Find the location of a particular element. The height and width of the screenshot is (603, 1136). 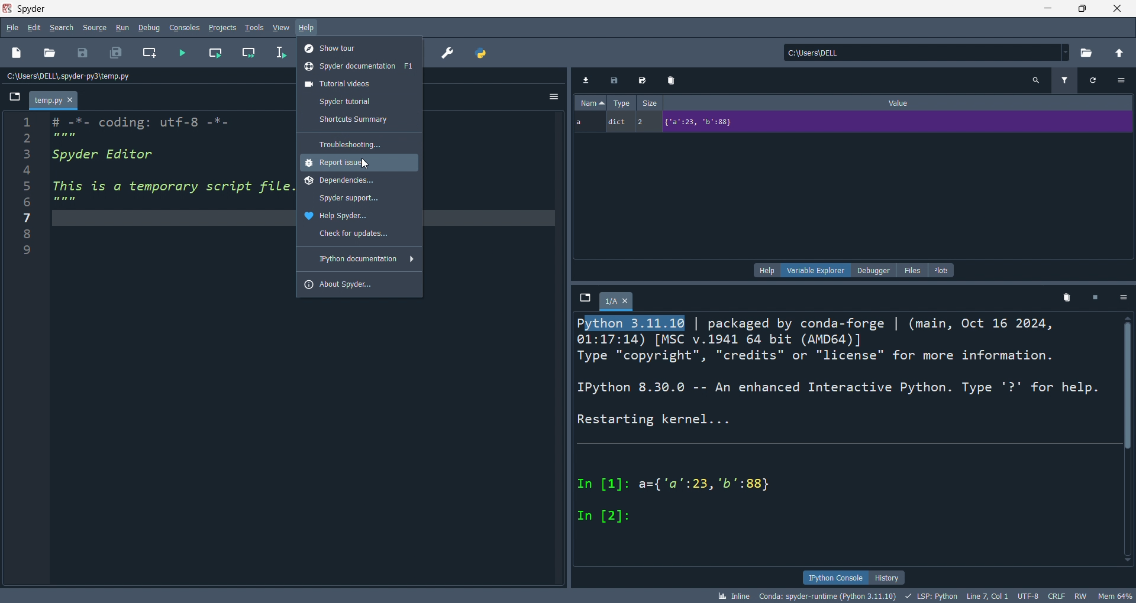

search is located at coordinates (62, 28).